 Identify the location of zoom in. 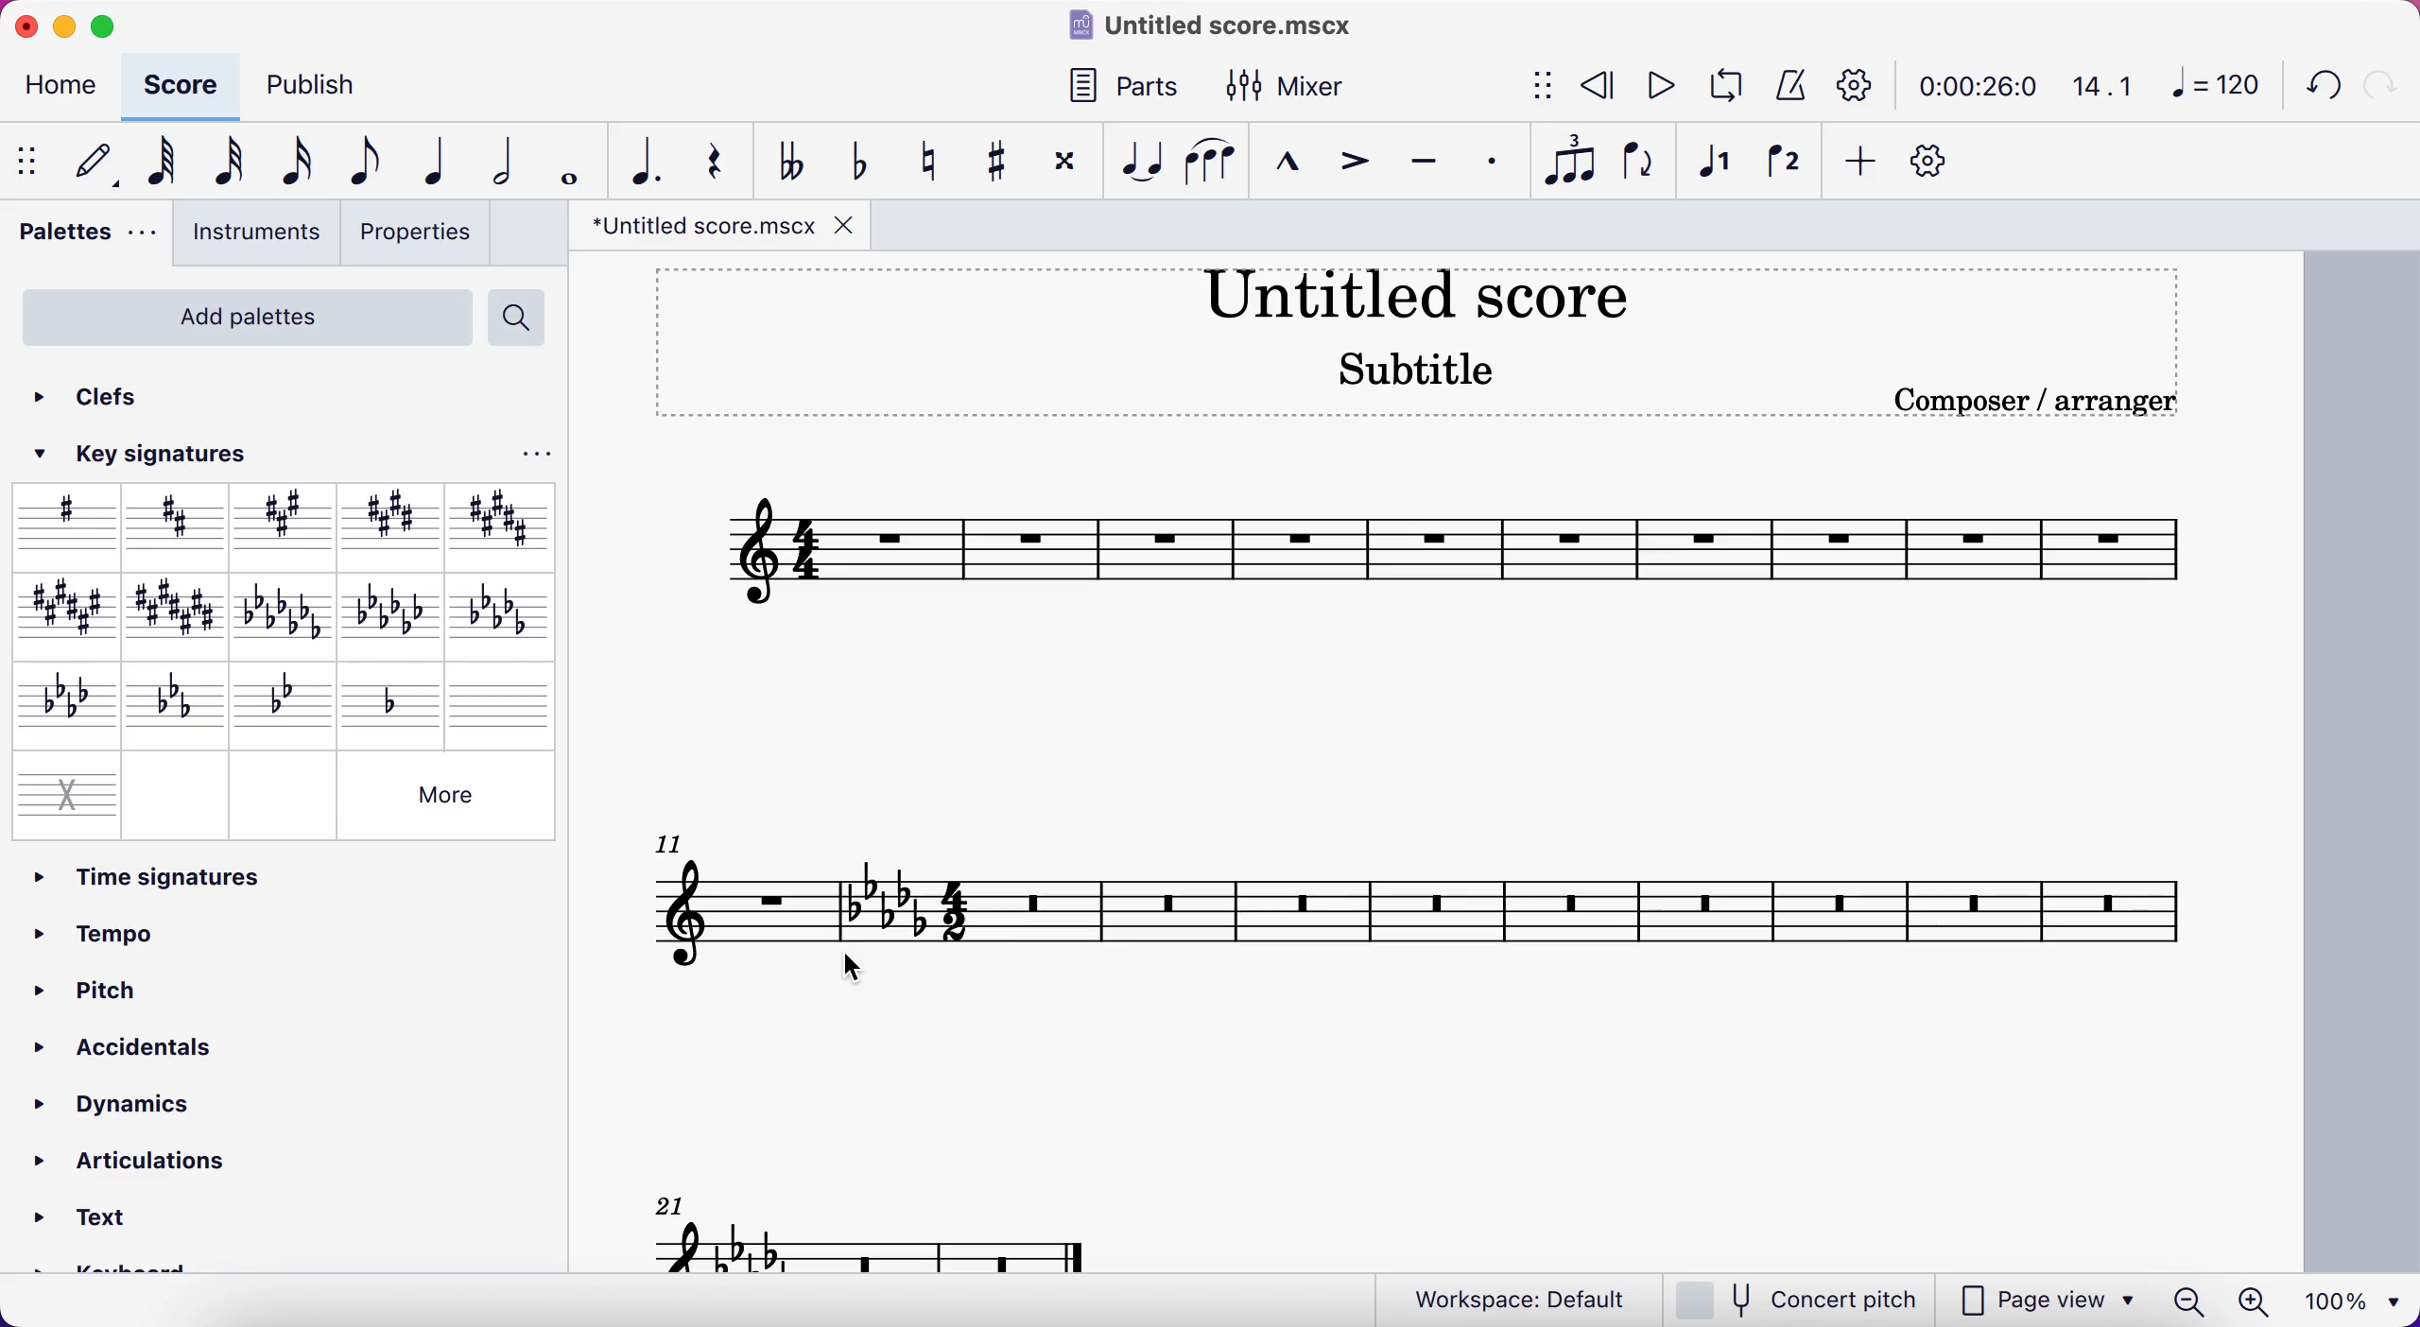
(2256, 1299).